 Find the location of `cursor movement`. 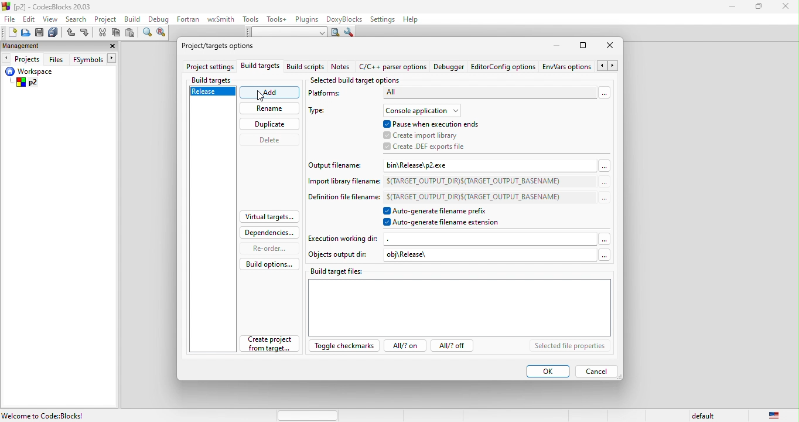

cursor movement is located at coordinates (261, 94).